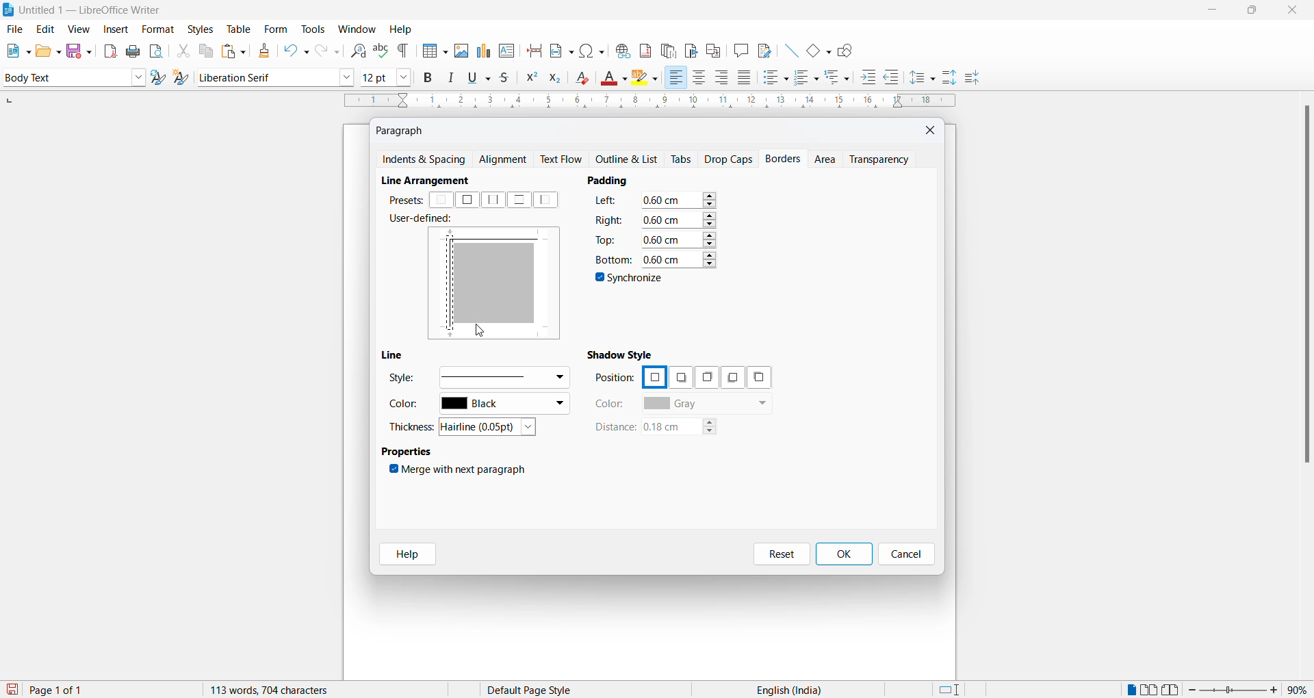  What do you see at coordinates (782, 554) in the screenshot?
I see `reset` at bounding box center [782, 554].